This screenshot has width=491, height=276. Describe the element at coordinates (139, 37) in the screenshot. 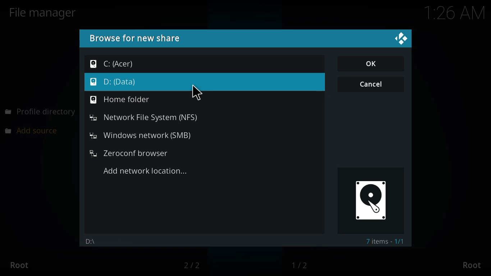

I see `browse` at that location.